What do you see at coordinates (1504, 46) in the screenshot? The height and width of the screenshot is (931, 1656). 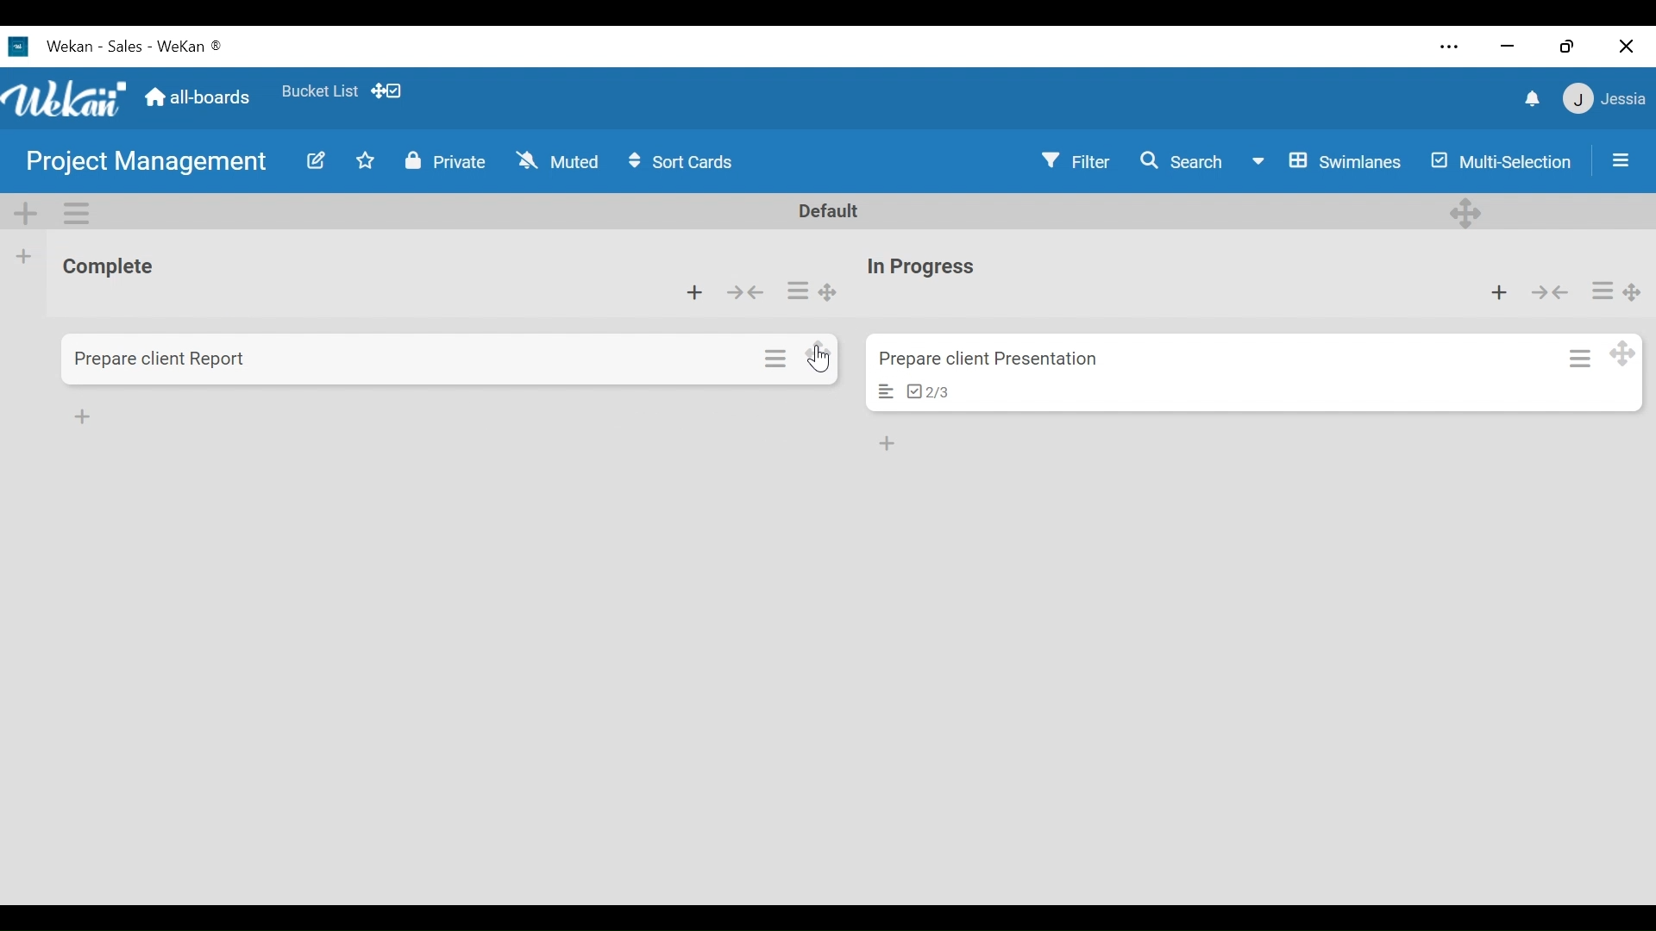 I see `minimize` at bounding box center [1504, 46].